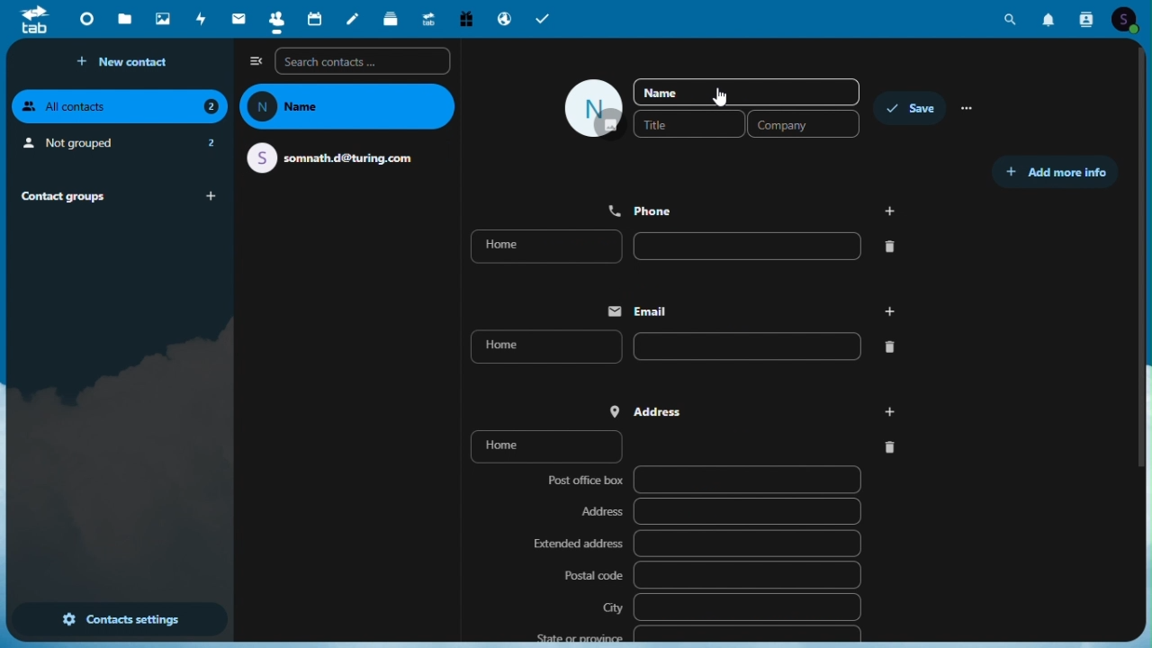 This screenshot has height=648, width=1152. I want to click on Tasks, so click(544, 18).